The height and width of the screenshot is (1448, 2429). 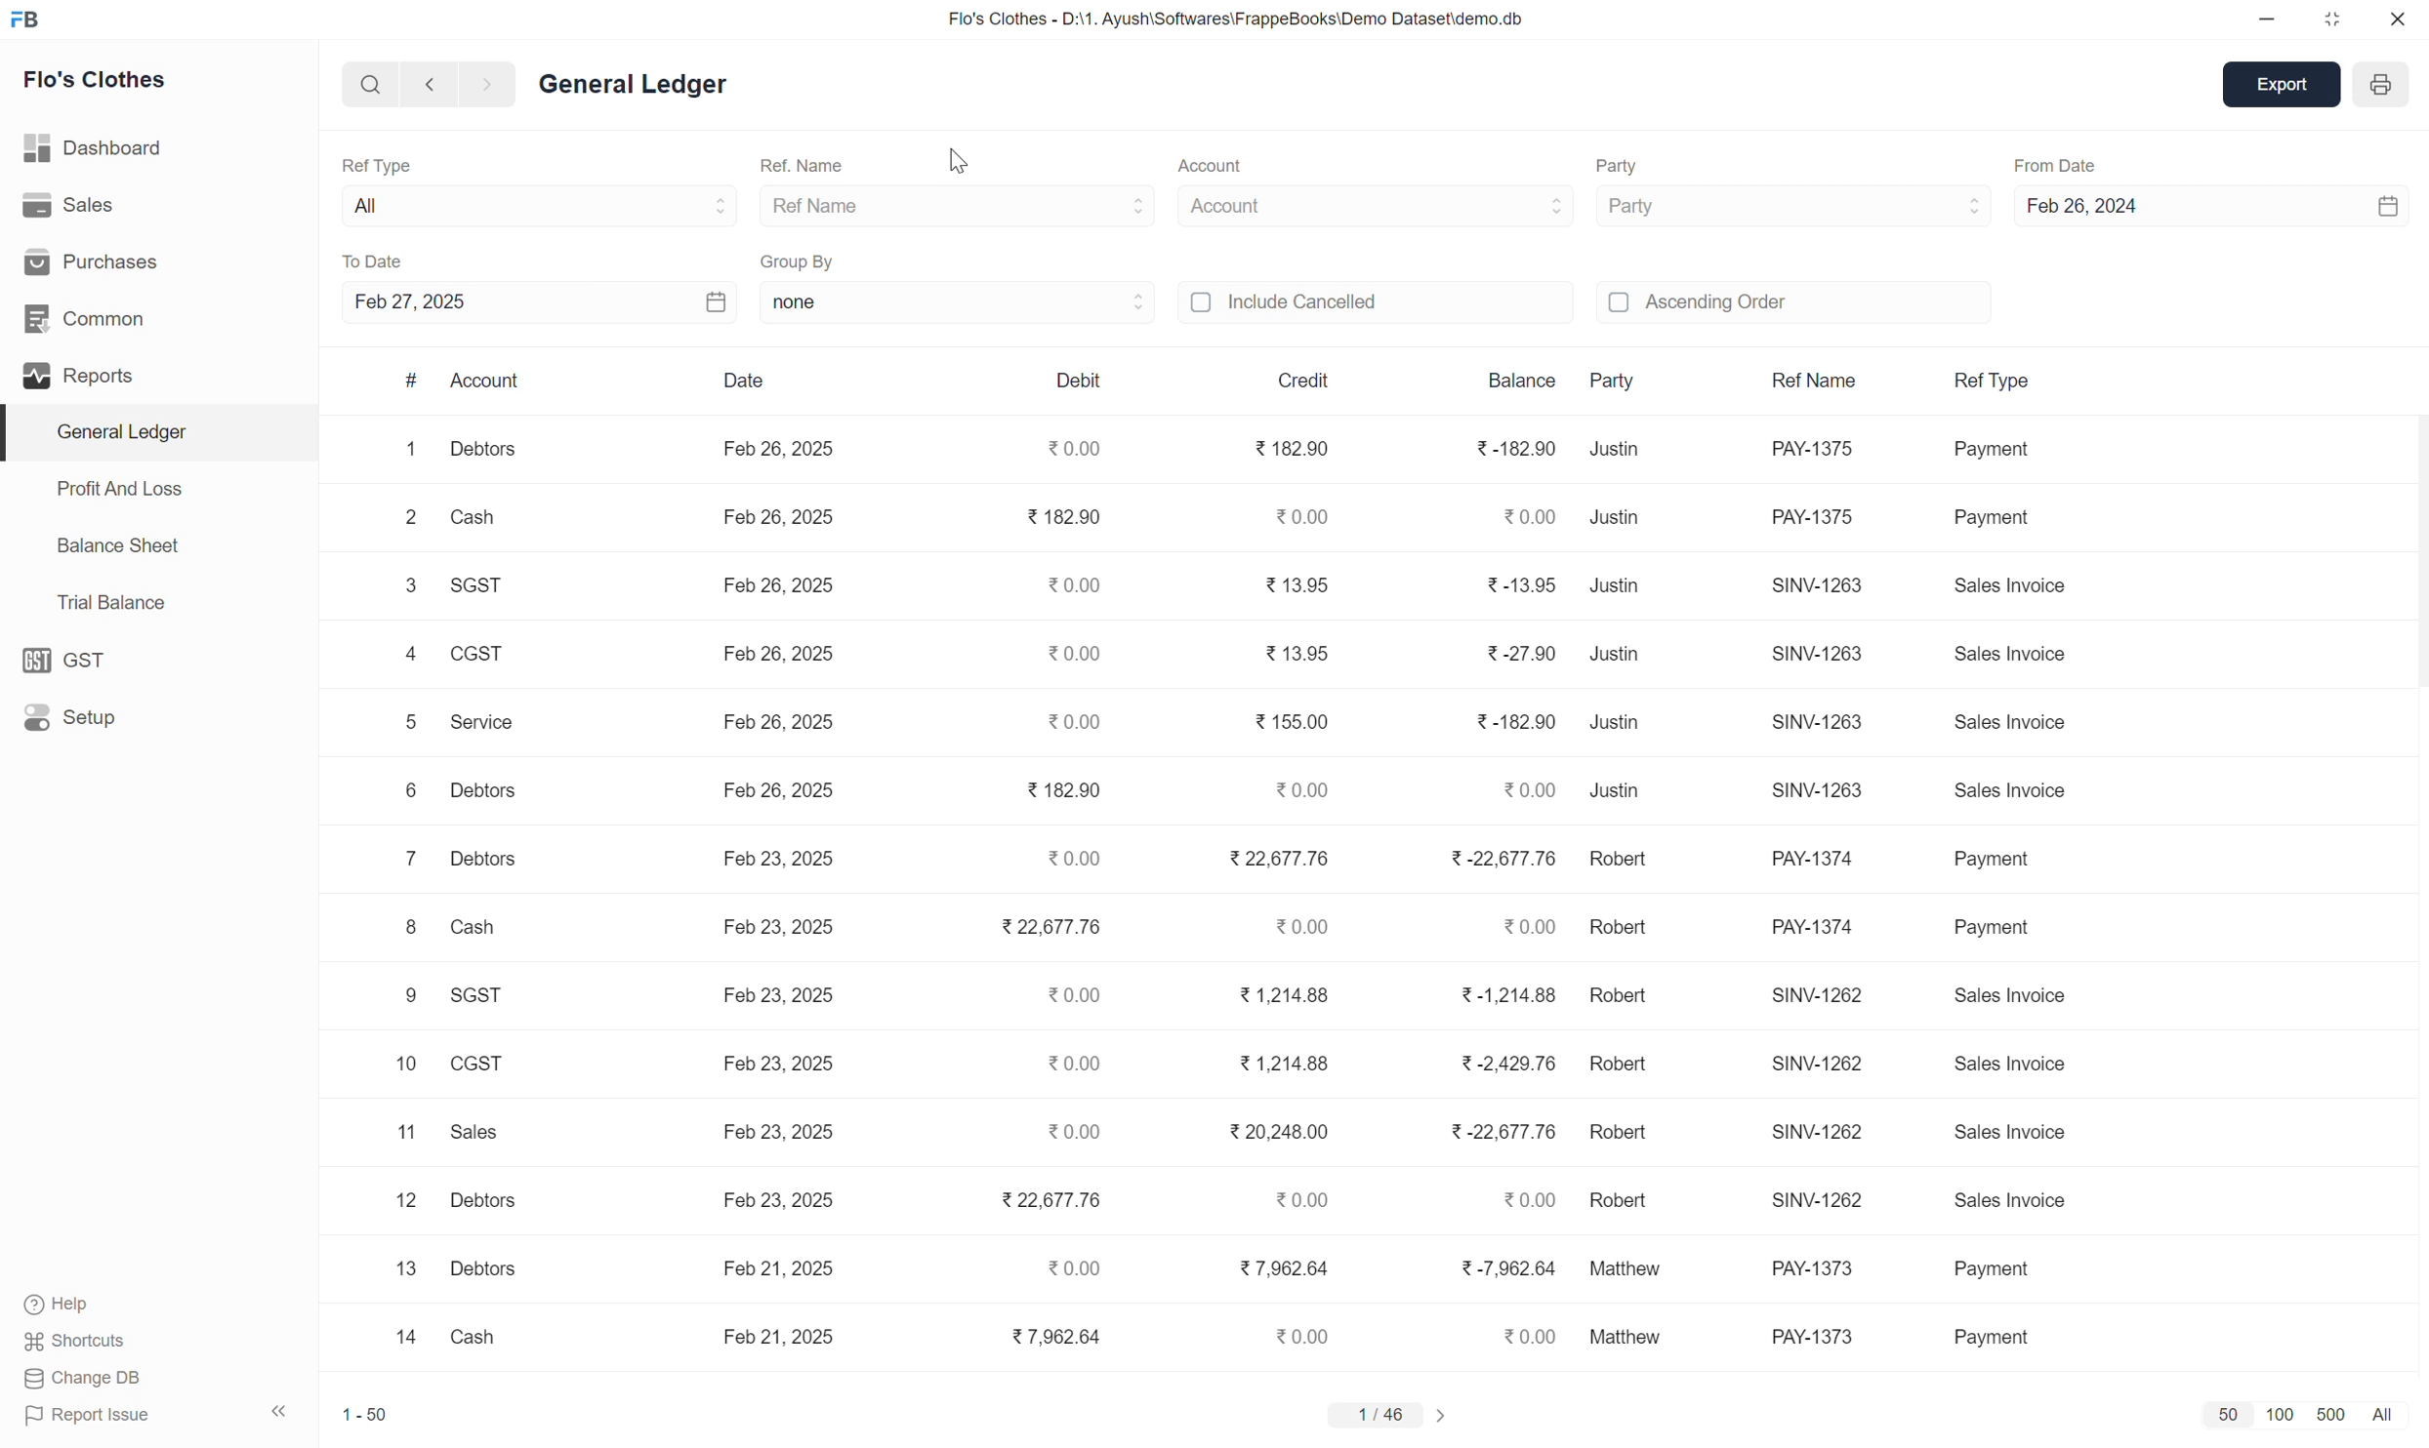 I want to click on sales invoice, so click(x=2009, y=1000).